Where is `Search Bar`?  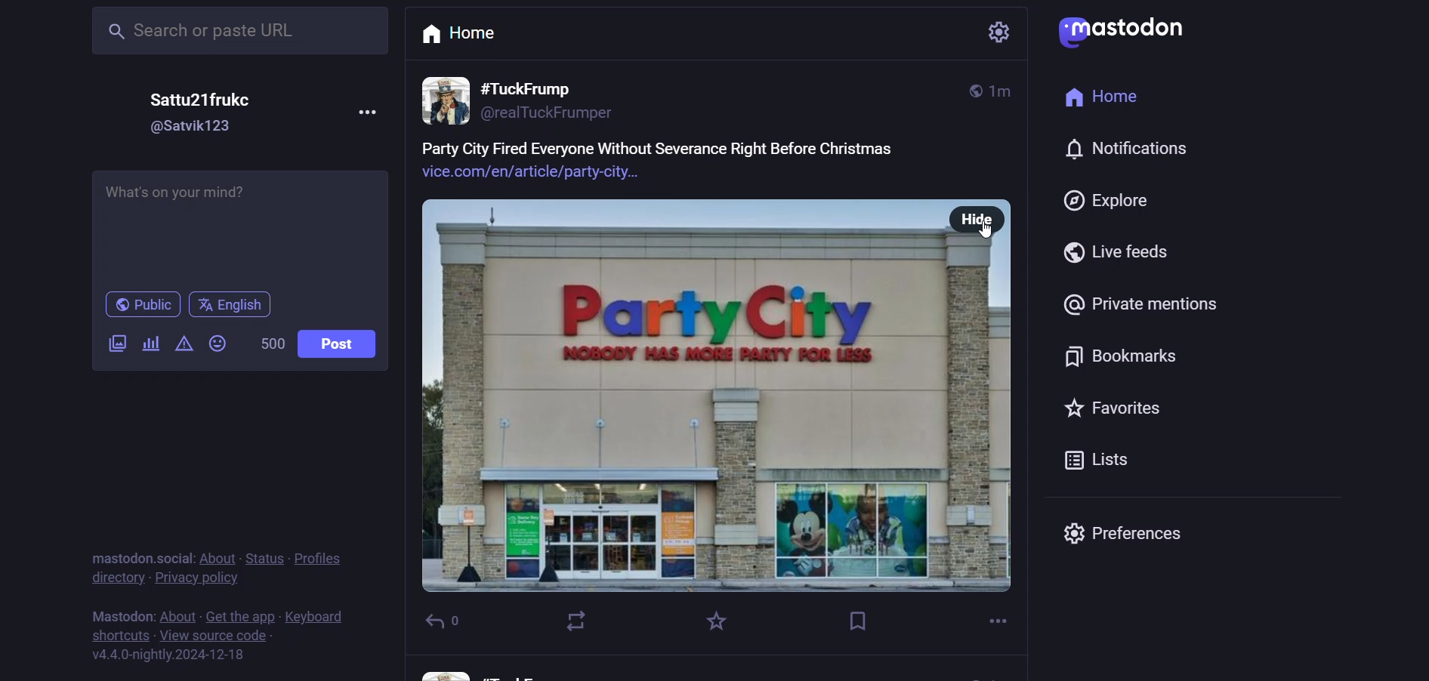
Search Bar is located at coordinates (239, 29).